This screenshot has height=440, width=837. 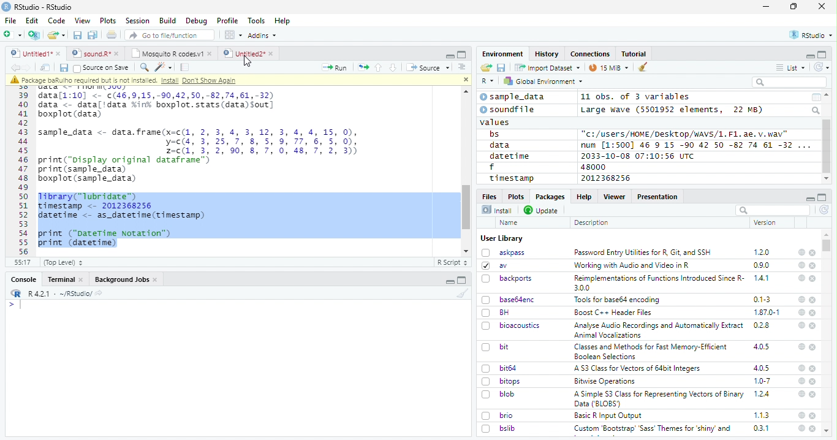 What do you see at coordinates (826, 179) in the screenshot?
I see `scroll down` at bounding box center [826, 179].